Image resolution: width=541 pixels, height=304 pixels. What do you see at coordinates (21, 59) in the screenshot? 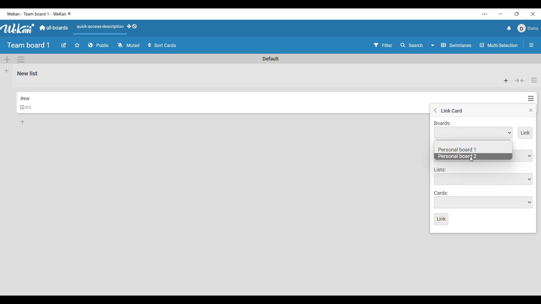
I see `Swimlane action` at bounding box center [21, 59].